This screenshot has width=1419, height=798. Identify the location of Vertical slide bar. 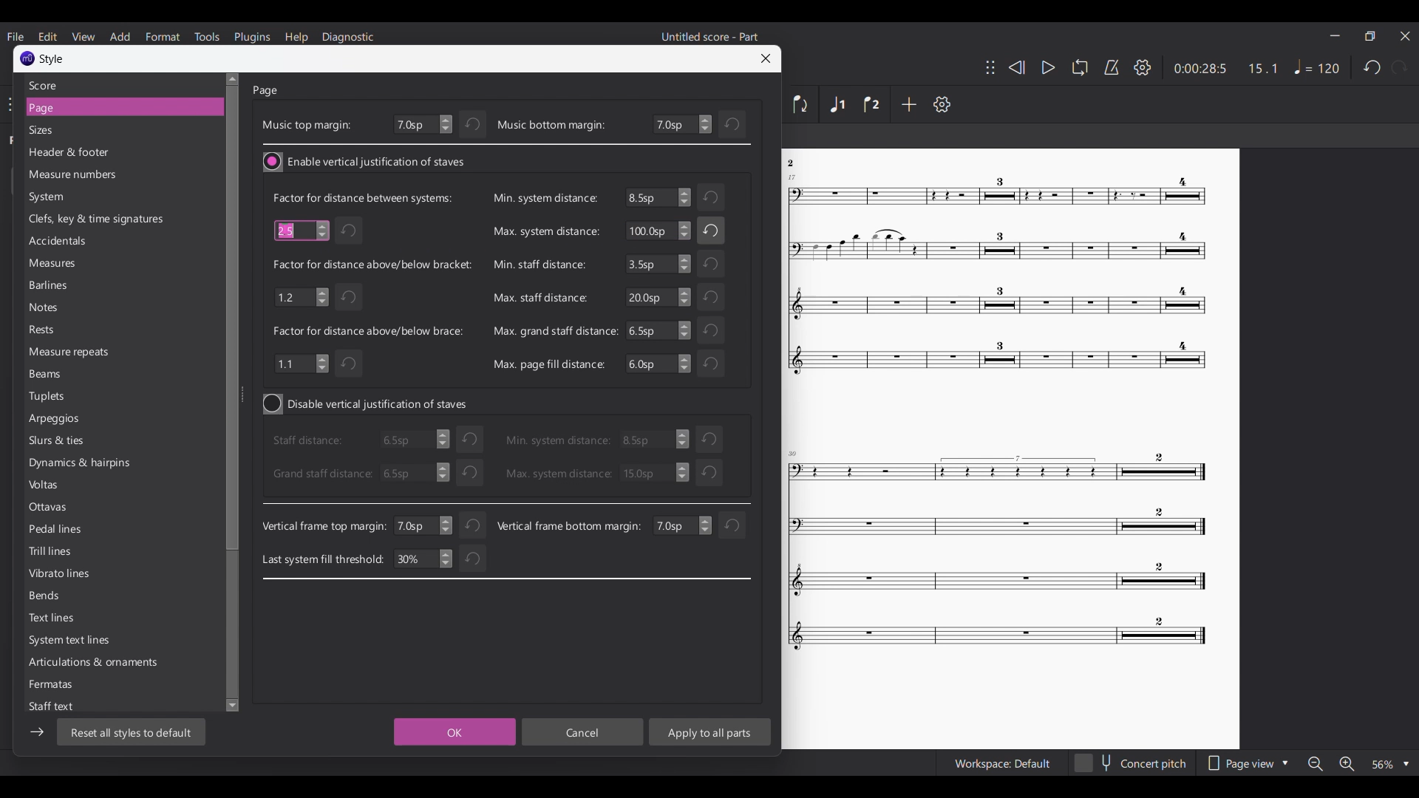
(232, 393).